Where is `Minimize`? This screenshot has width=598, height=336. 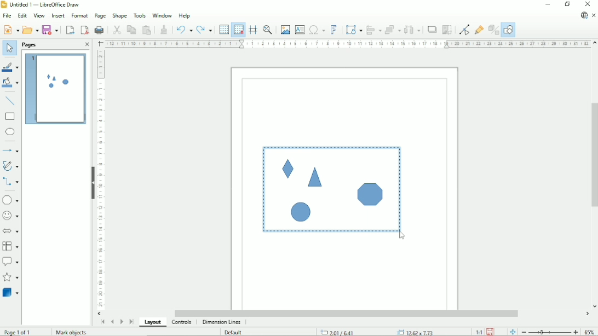 Minimize is located at coordinates (549, 4).